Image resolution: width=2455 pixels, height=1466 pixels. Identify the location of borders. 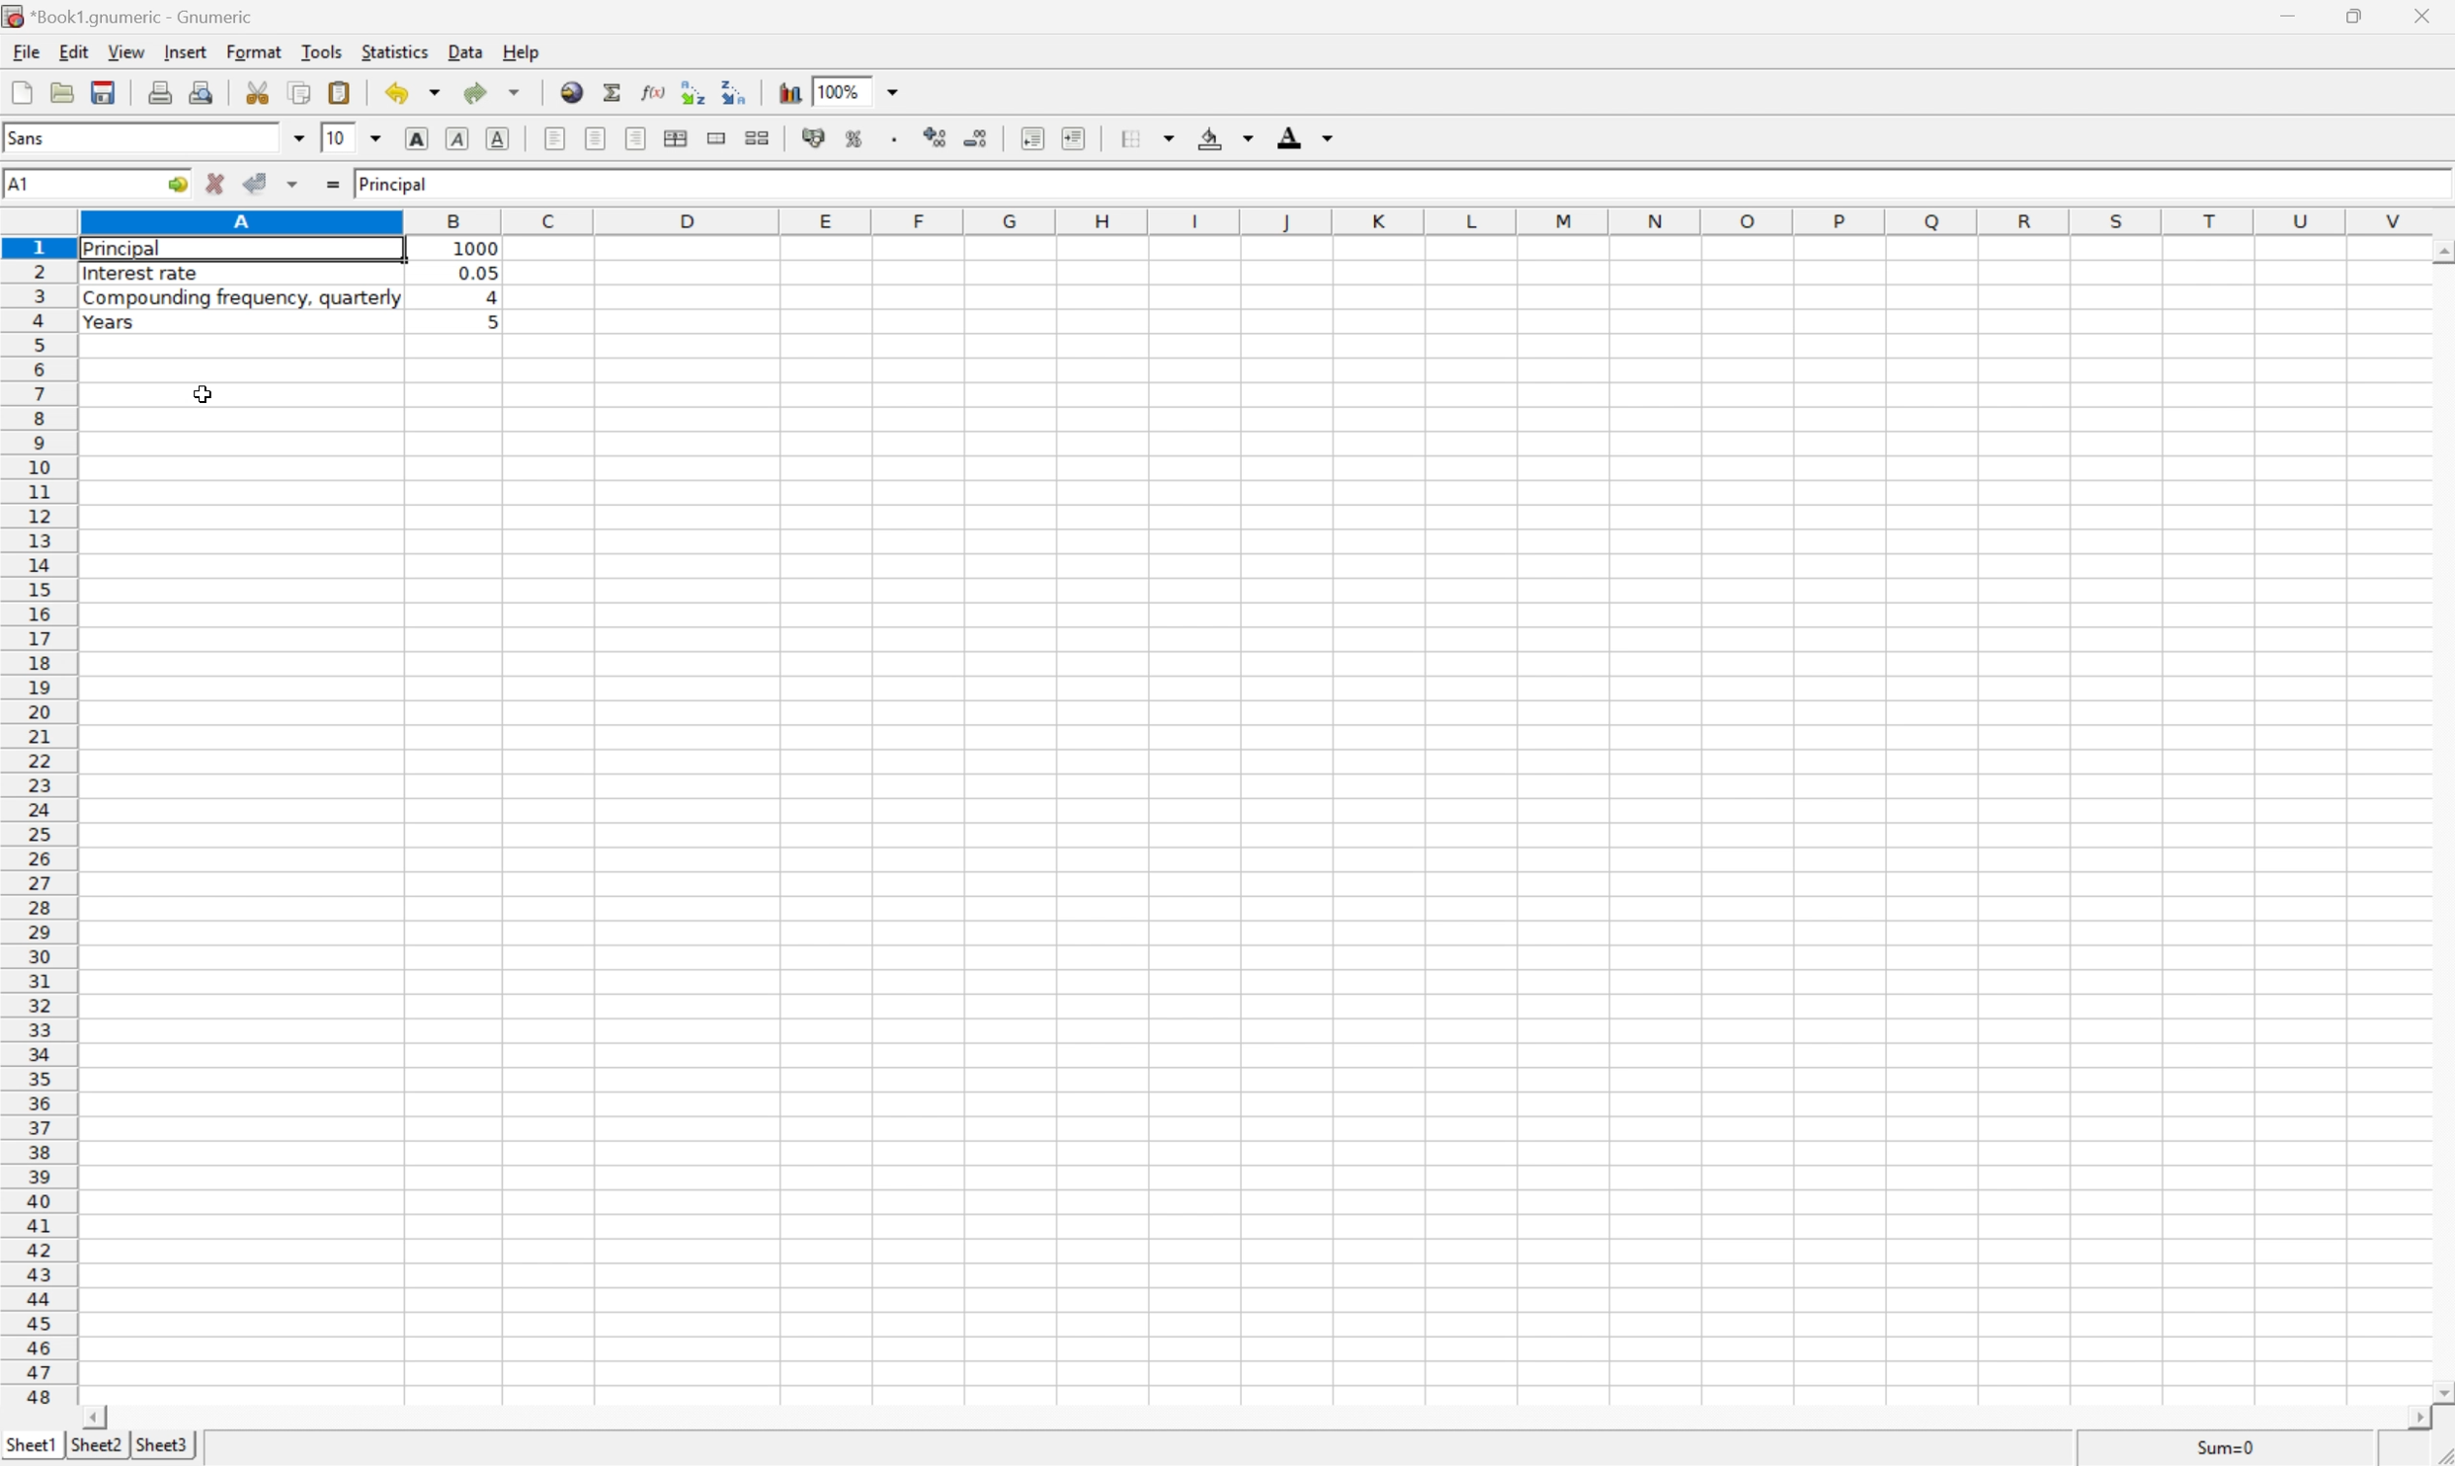
(1148, 136).